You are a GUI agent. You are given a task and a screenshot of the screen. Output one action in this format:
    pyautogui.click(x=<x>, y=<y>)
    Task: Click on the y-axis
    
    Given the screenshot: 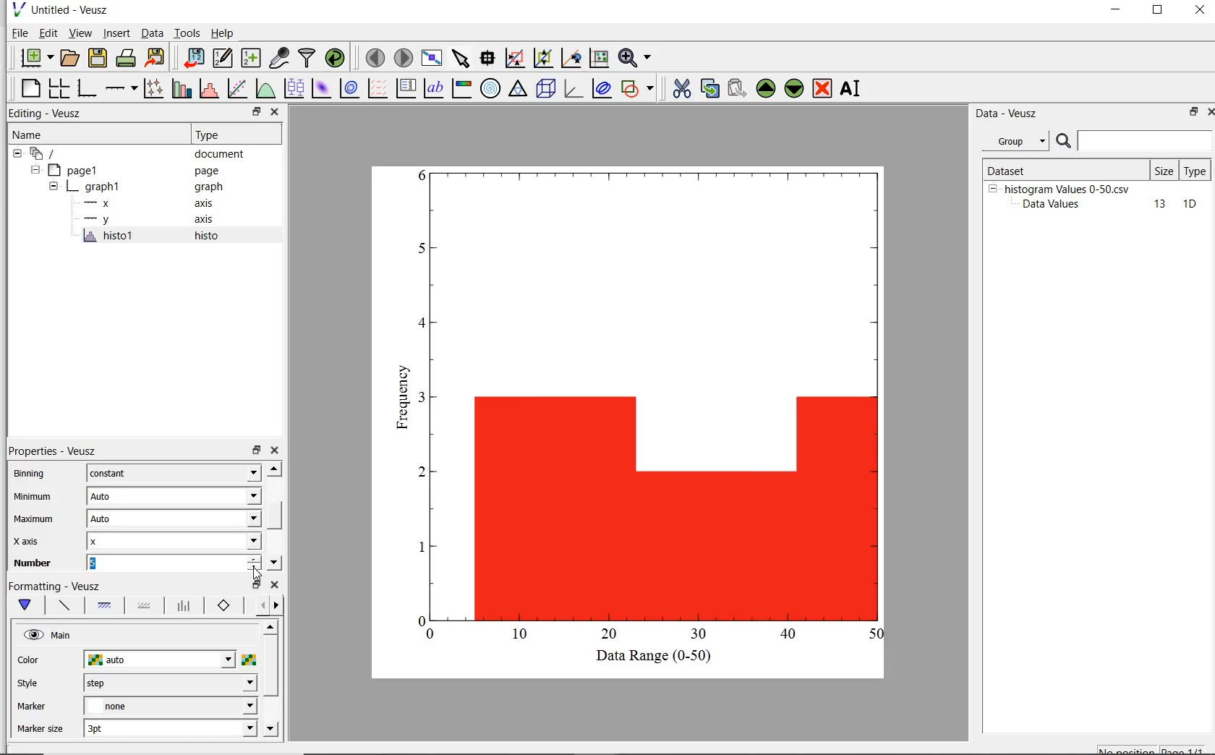 What is the action you would take?
    pyautogui.click(x=100, y=220)
    